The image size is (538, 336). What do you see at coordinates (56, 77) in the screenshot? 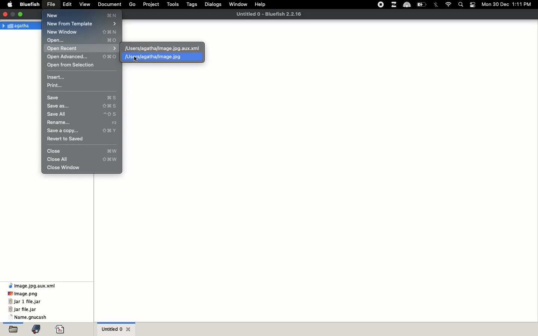
I see `insert` at bounding box center [56, 77].